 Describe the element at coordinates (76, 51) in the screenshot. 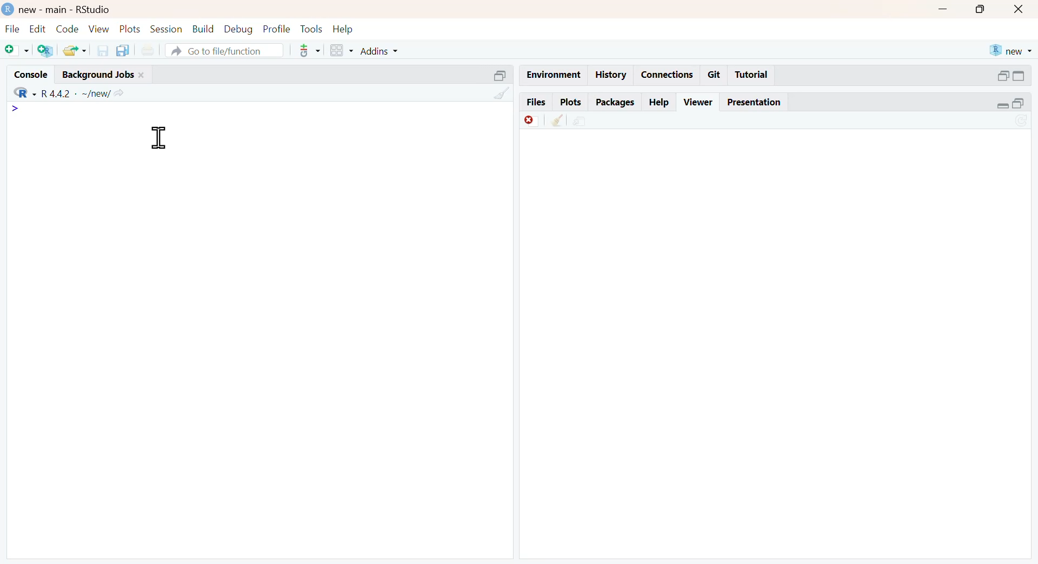

I see `share folder as` at that location.